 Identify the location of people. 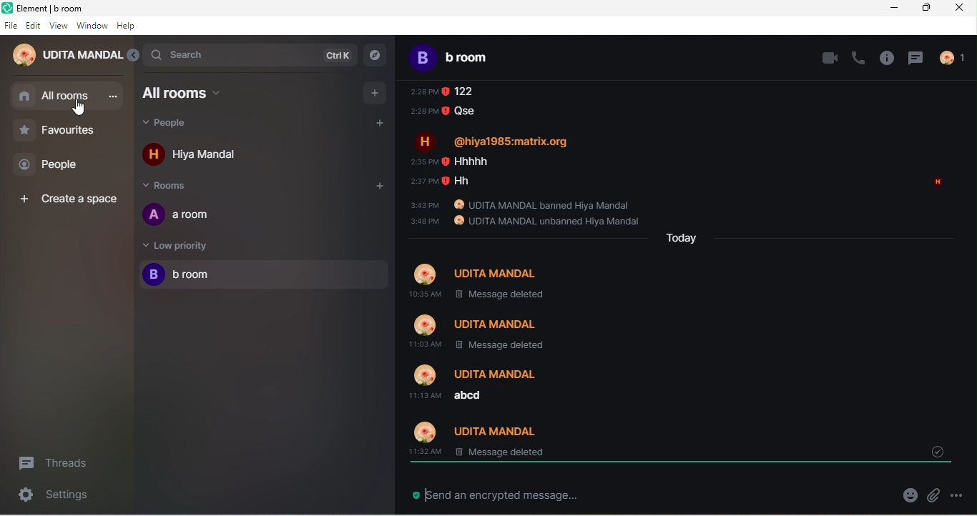
(957, 57).